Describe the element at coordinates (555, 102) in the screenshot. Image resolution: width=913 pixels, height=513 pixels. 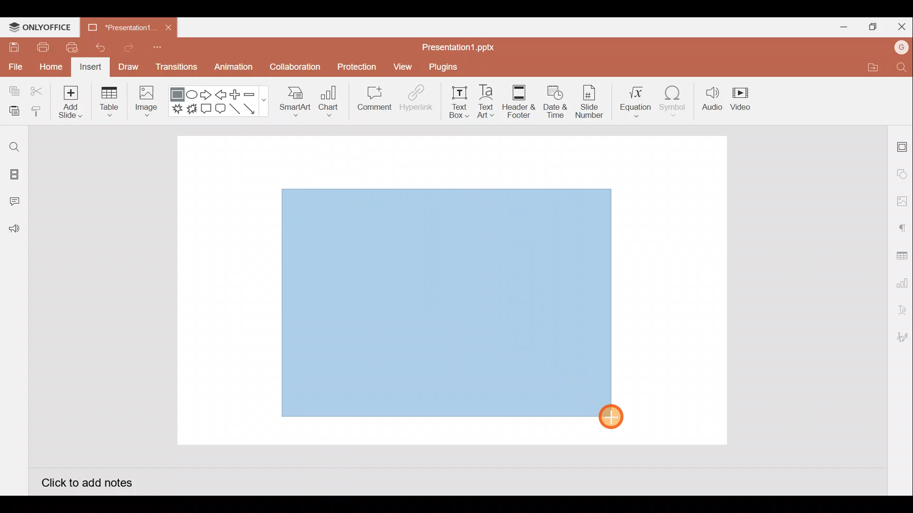
I see `Date & time` at that location.